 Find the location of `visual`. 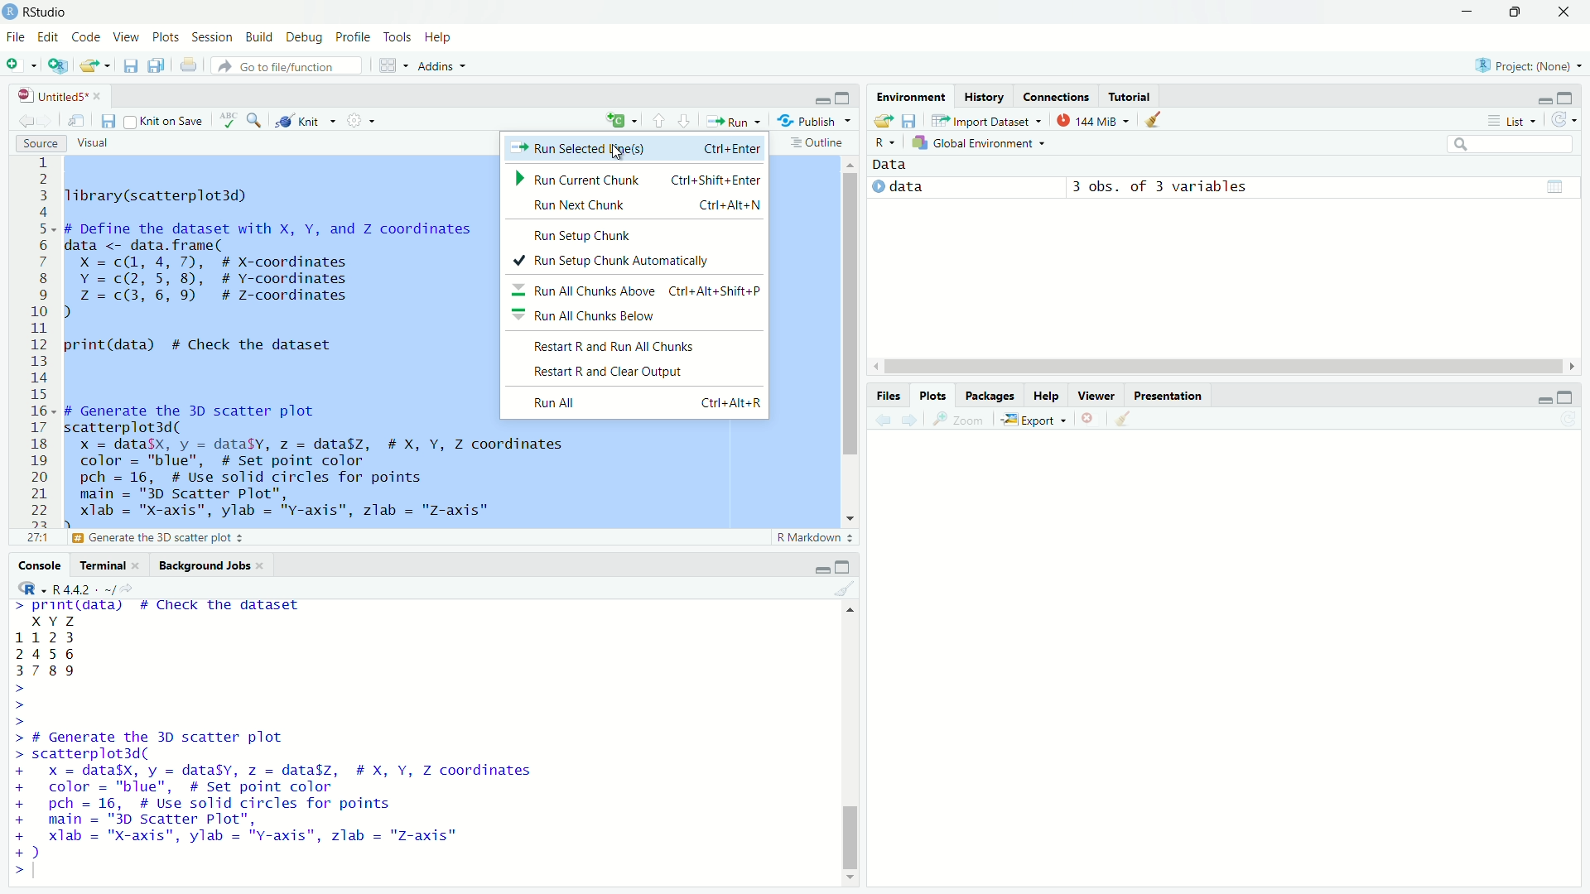

visual is located at coordinates (94, 144).